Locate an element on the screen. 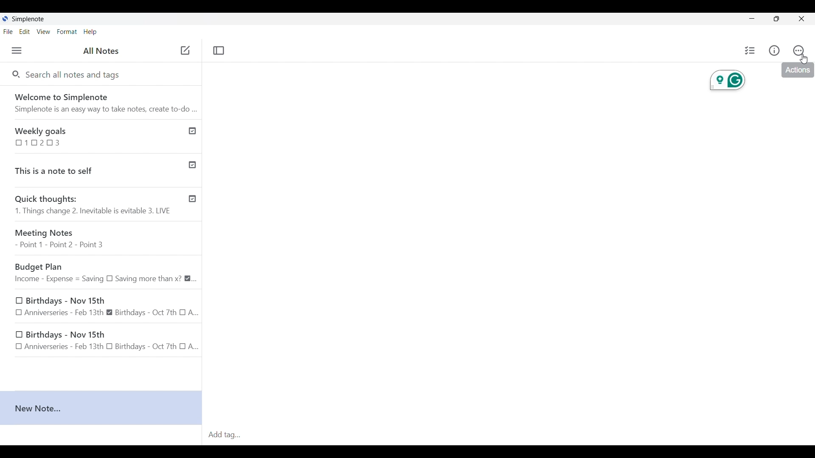 The width and height of the screenshot is (815, 458). Insert checklist is located at coordinates (750, 50).